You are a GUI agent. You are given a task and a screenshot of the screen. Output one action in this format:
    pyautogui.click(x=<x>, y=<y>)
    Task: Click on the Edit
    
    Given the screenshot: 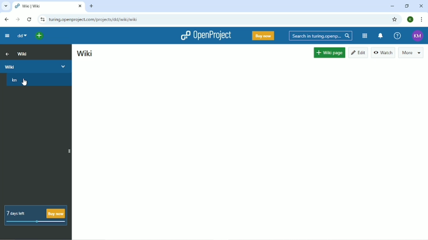 What is the action you would take?
    pyautogui.click(x=358, y=52)
    